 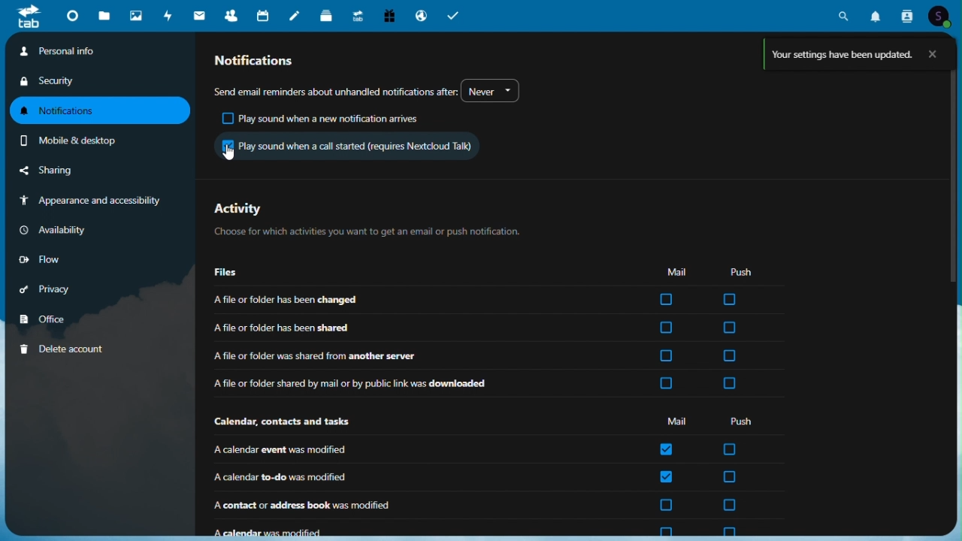 I want to click on check box, so click(x=665, y=328).